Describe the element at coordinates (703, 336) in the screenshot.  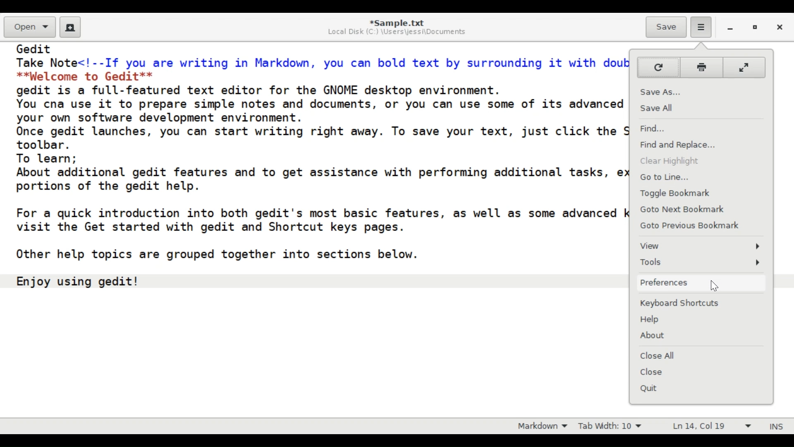
I see `About` at that location.